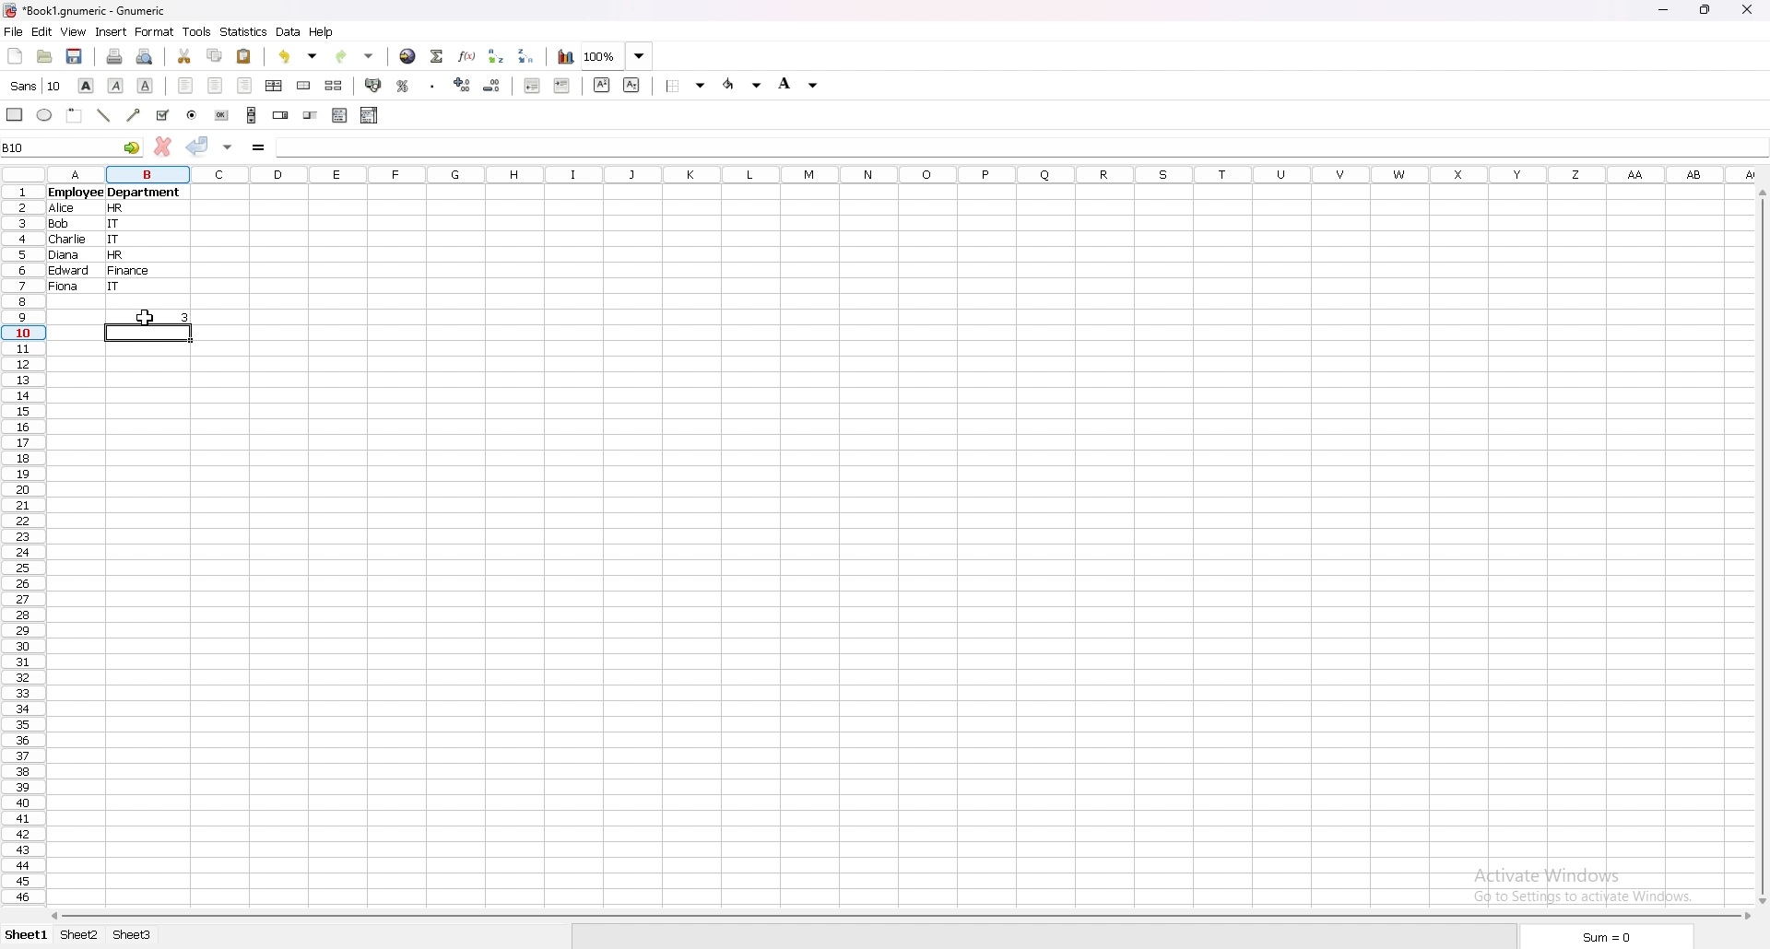 Image resolution: width=1770 pixels, height=949 pixels. I want to click on slider, so click(312, 116).